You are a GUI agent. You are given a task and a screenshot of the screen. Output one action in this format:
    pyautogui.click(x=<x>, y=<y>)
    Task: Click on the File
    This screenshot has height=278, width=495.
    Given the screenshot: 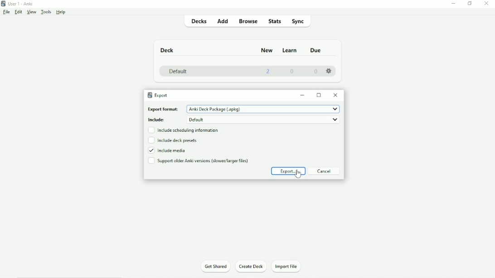 What is the action you would take?
    pyautogui.click(x=6, y=12)
    